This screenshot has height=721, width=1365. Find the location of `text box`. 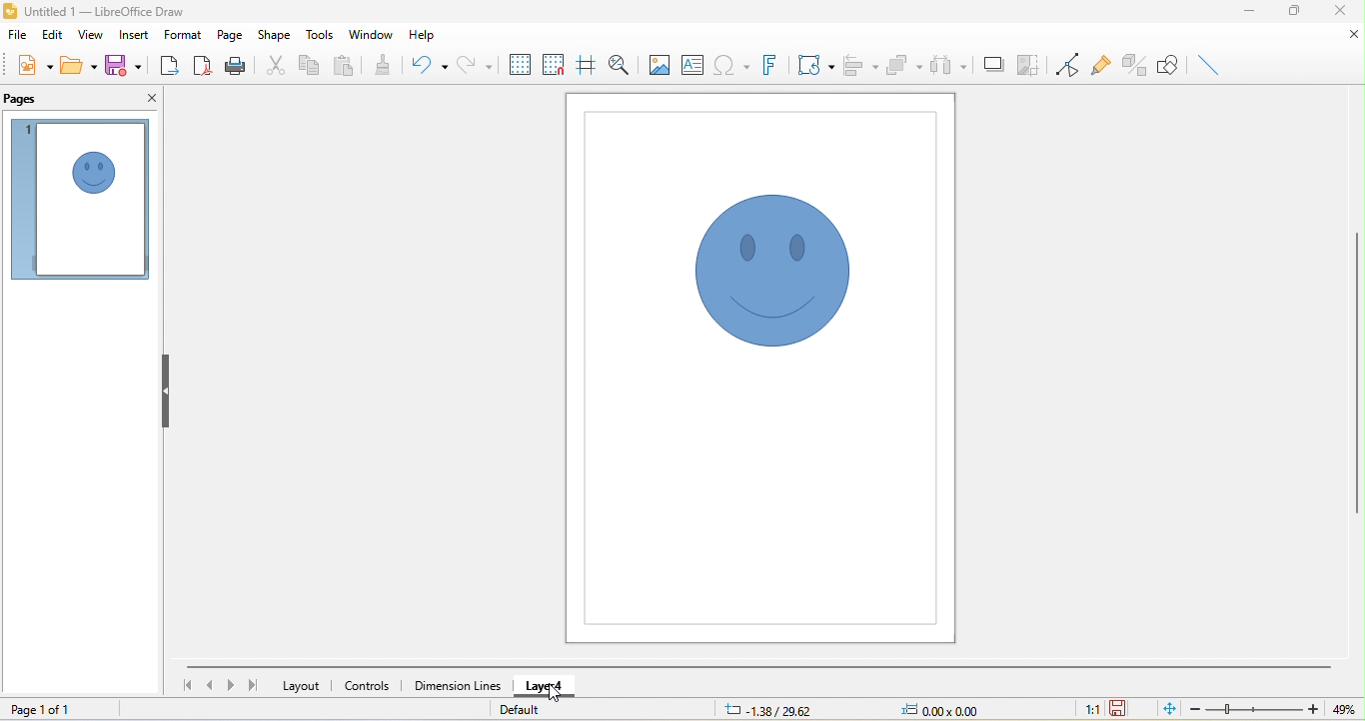

text box is located at coordinates (694, 63).